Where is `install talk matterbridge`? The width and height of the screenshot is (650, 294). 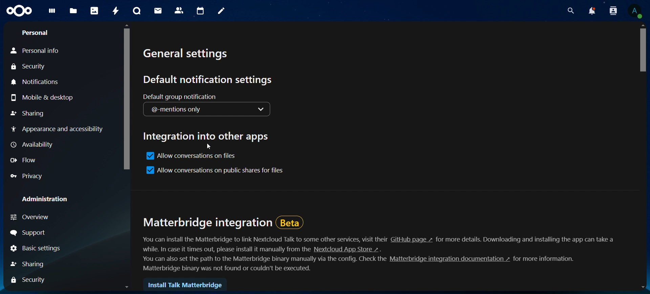
install talk matterbridge is located at coordinates (187, 285).